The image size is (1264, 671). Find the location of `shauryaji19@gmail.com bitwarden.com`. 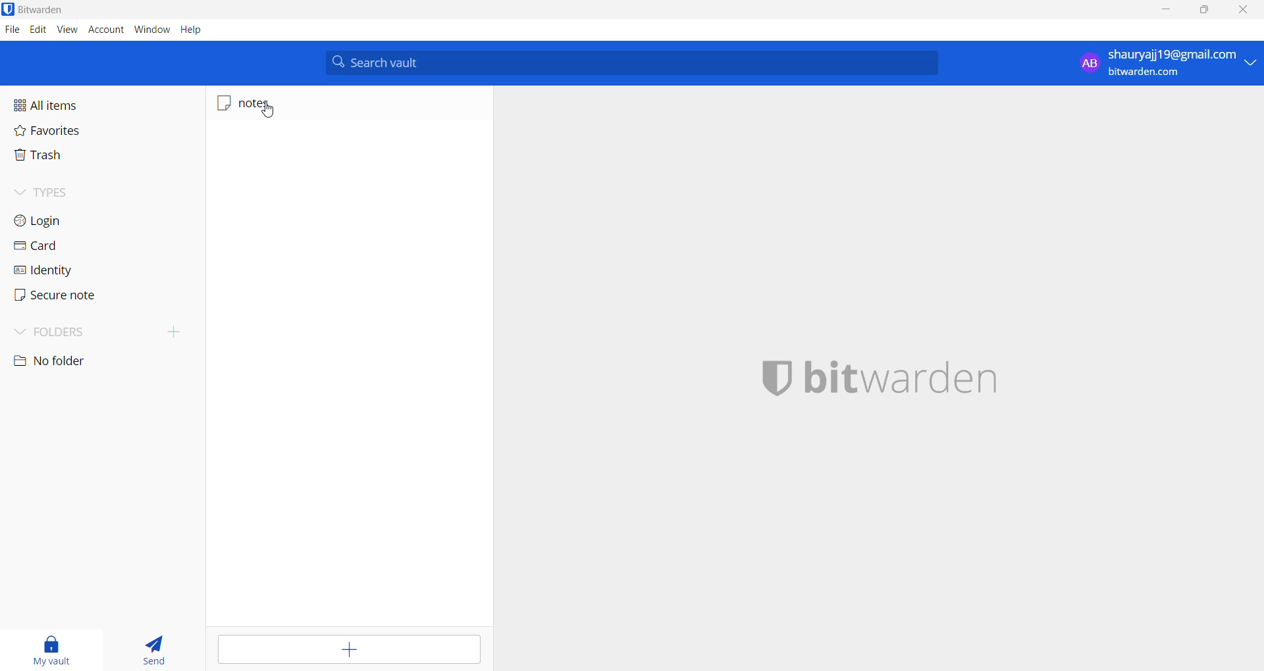

shauryaji19@gmail.com bitwarden.com is located at coordinates (1162, 63).